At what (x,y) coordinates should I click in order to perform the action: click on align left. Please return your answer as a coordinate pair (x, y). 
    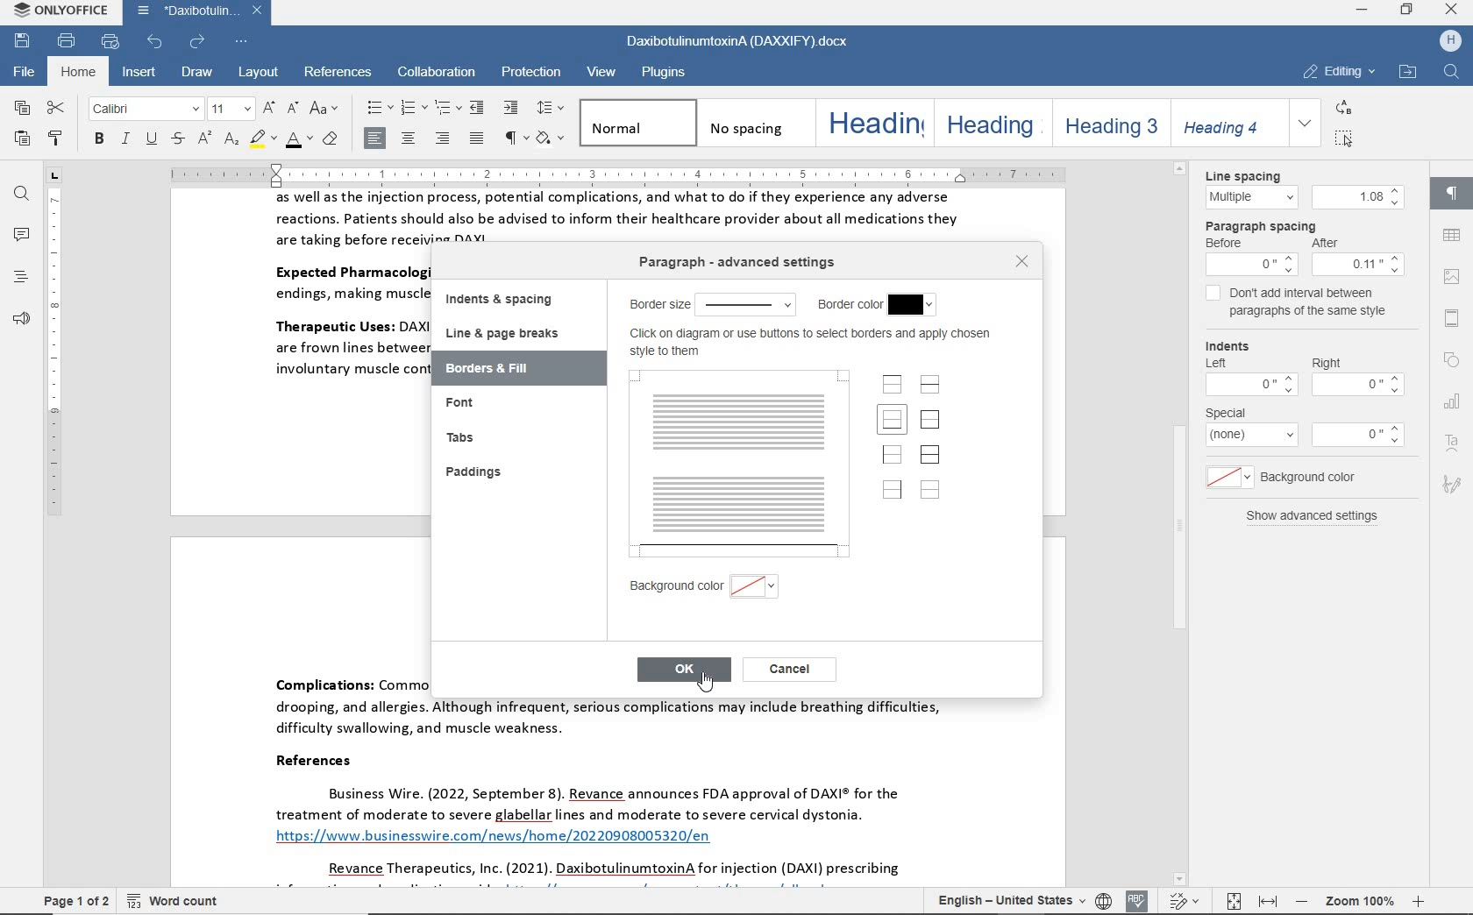
    Looking at the image, I should click on (443, 138).